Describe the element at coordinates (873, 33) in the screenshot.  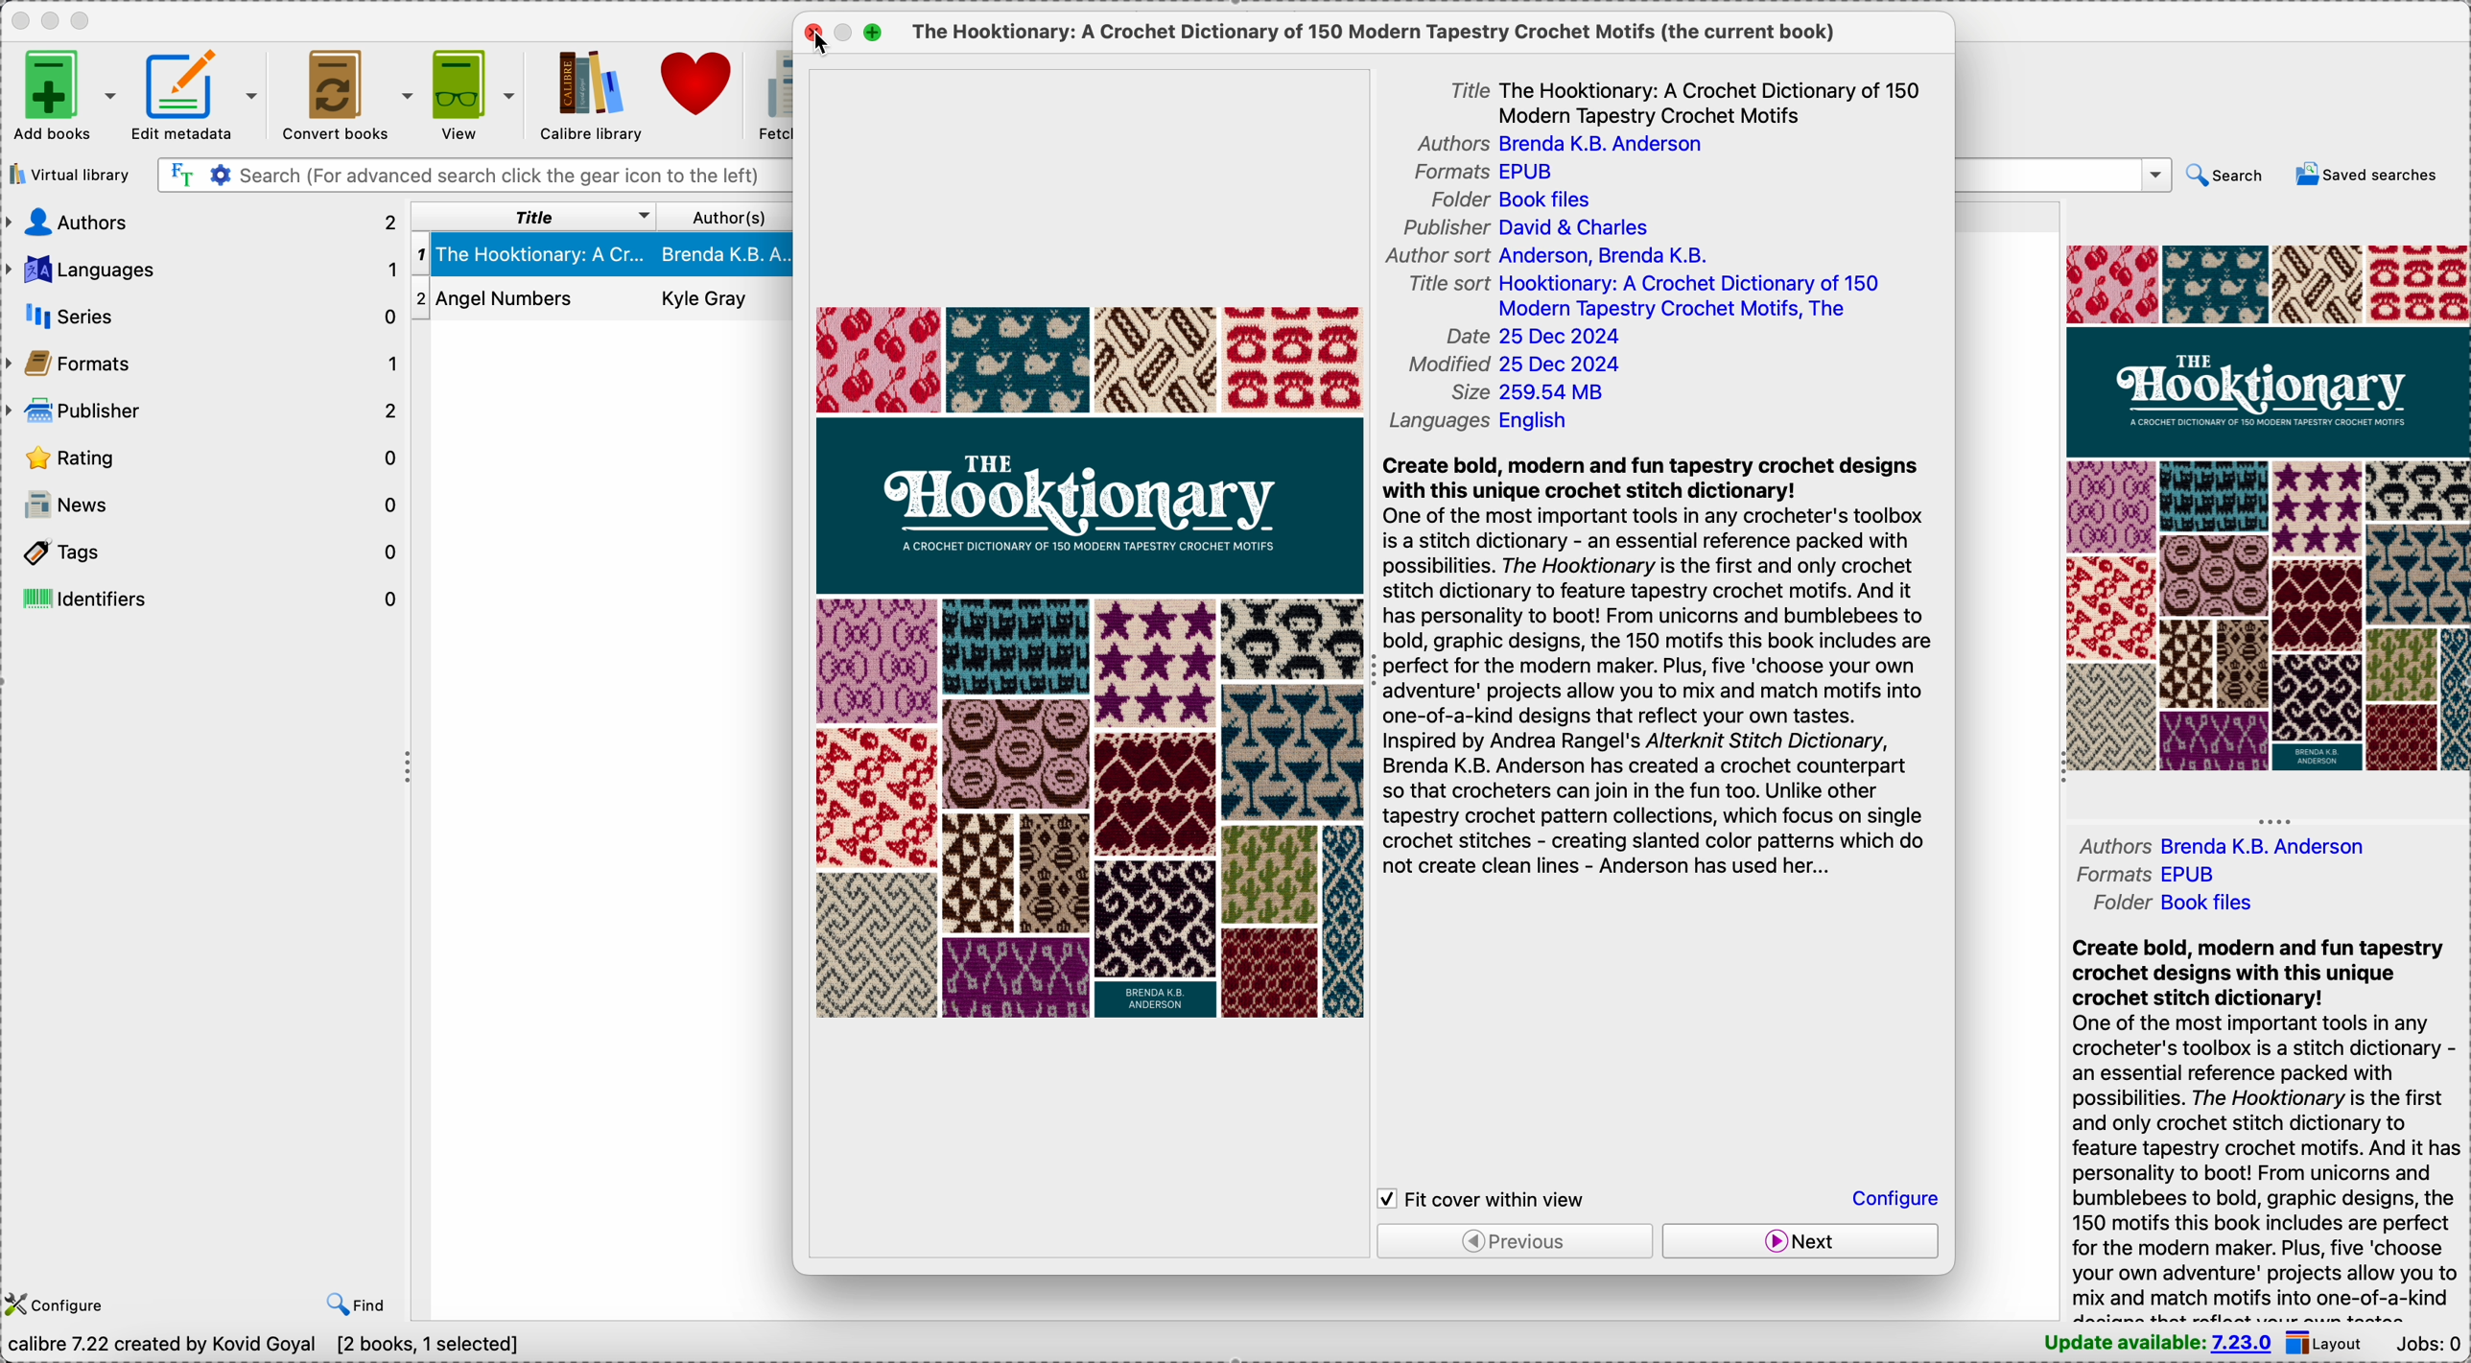
I see `maximize` at that location.